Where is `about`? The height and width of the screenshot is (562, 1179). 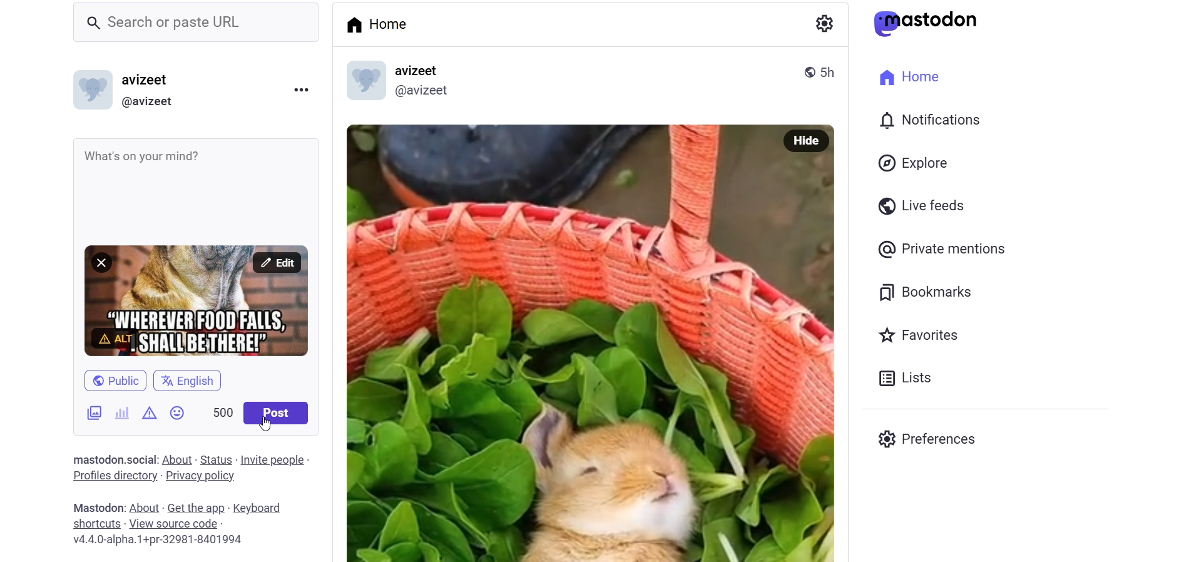 about is located at coordinates (145, 508).